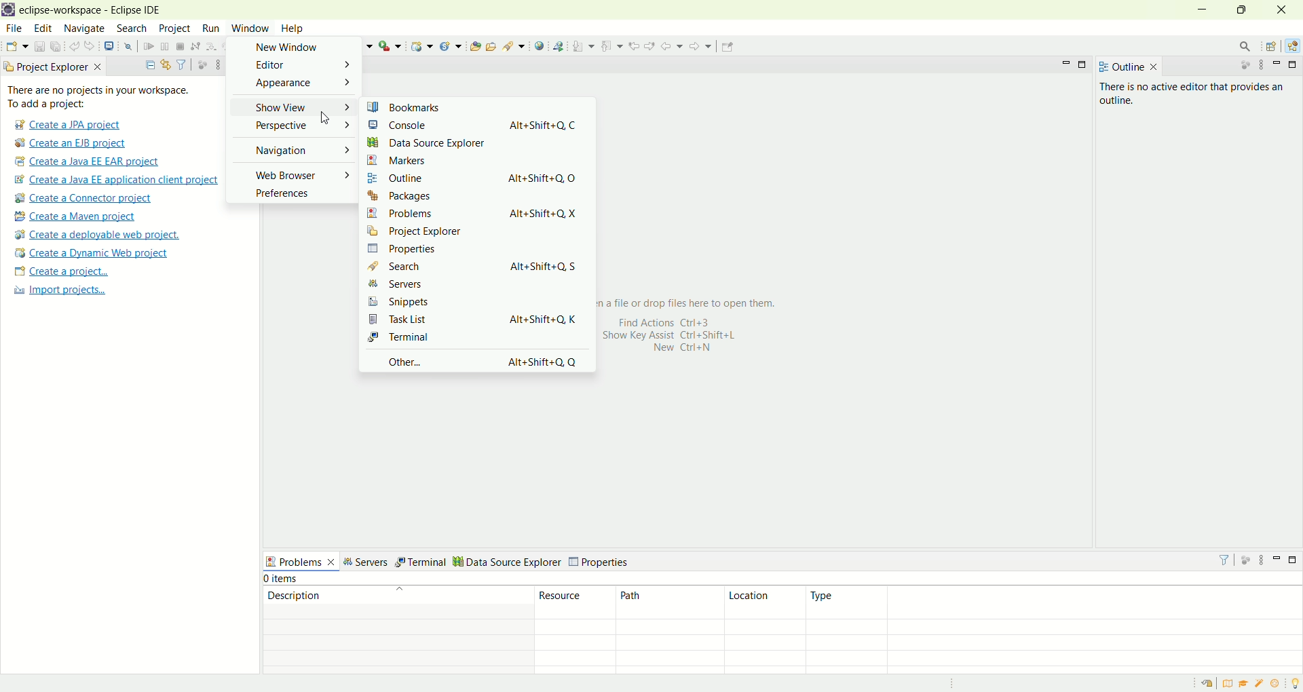 Image resolution: width=1303 pixels, height=692 pixels. Describe the element at coordinates (430, 214) in the screenshot. I see `problems` at that location.